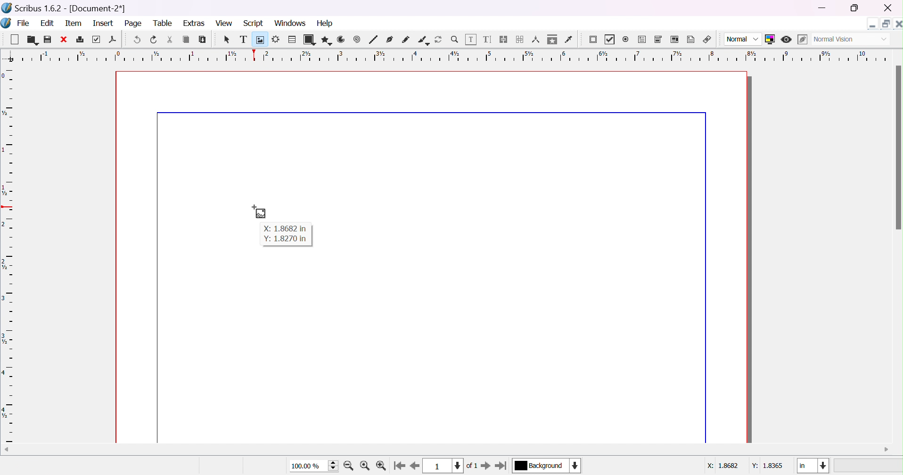  Describe the element at coordinates (488, 40) in the screenshot. I see `edit text with story editor` at that location.